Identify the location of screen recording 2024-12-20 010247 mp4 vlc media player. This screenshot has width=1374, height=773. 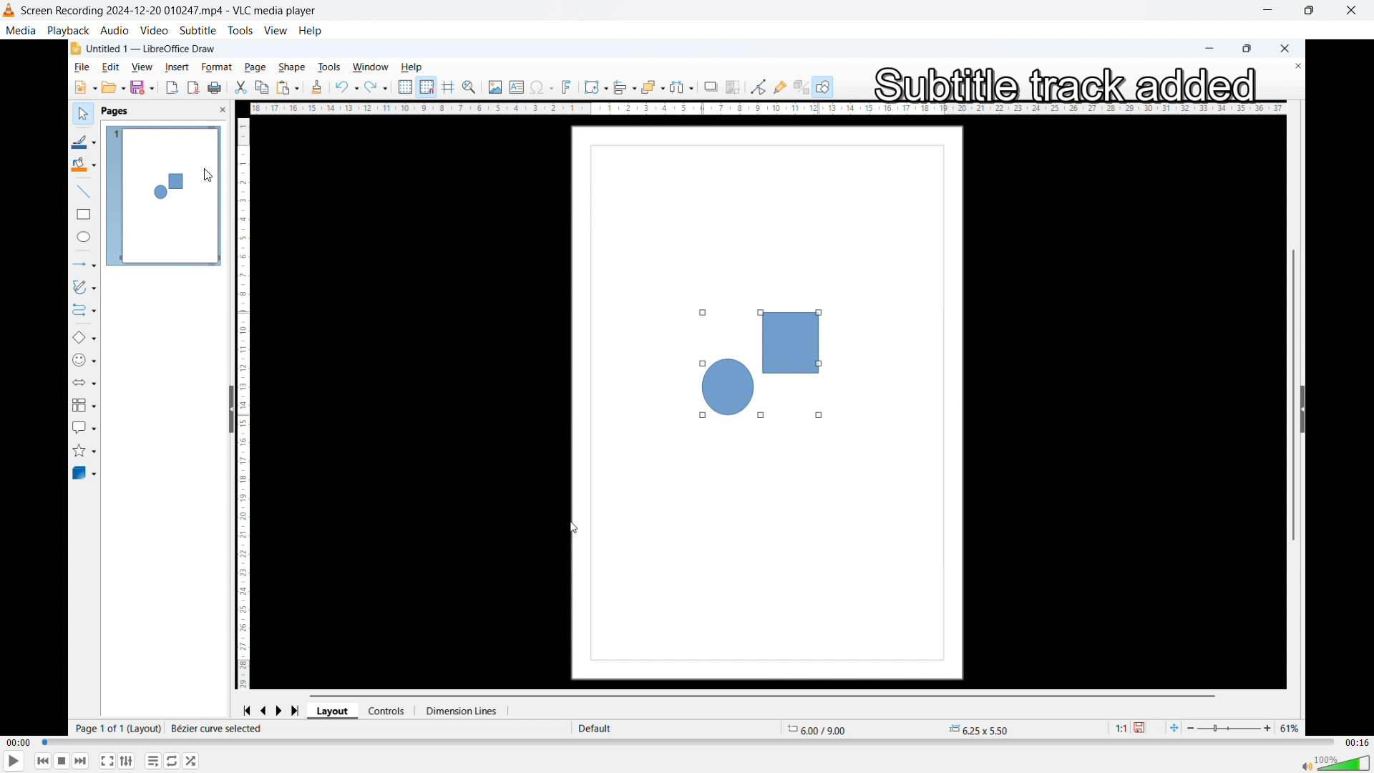
(178, 11).